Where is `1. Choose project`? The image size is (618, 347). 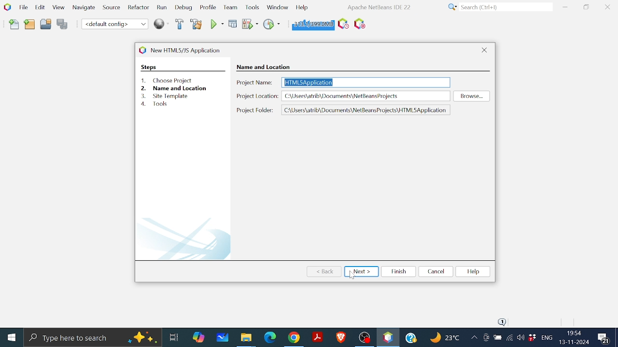
1. Choose project is located at coordinates (164, 80).